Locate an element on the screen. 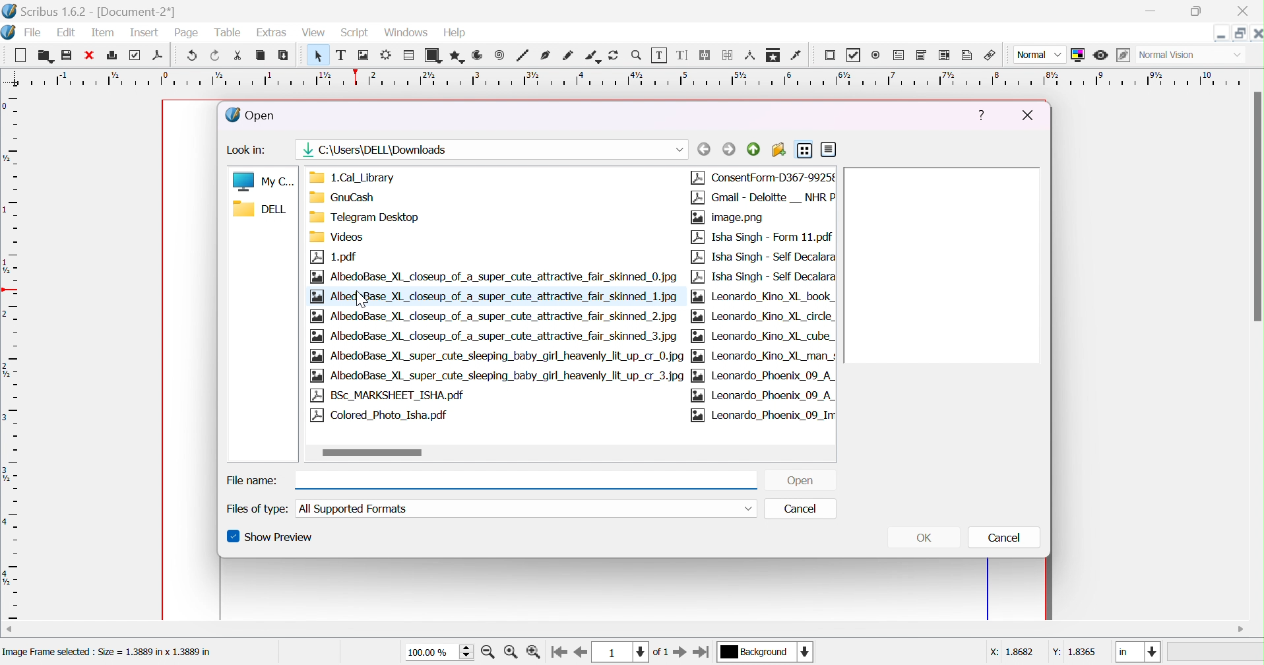 The image size is (1264, 665). PDF combo box is located at coordinates (922, 55).